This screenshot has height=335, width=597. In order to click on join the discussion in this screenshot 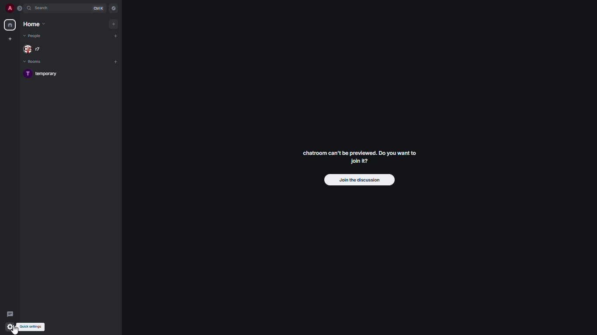, I will do `click(360, 180)`.